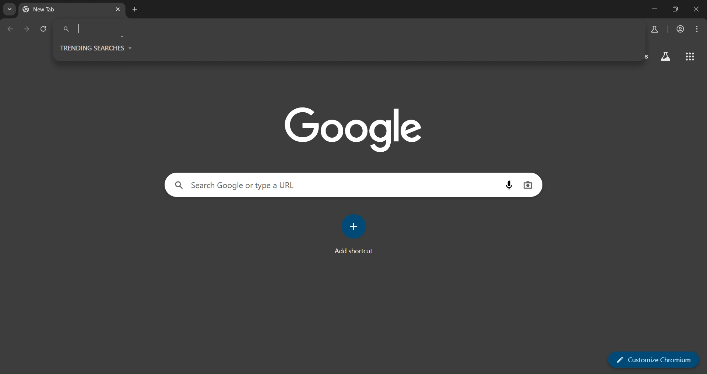 The height and width of the screenshot is (374, 707). What do you see at coordinates (528, 186) in the screenshot?
I see `image search` at bounding box center [528, 186].